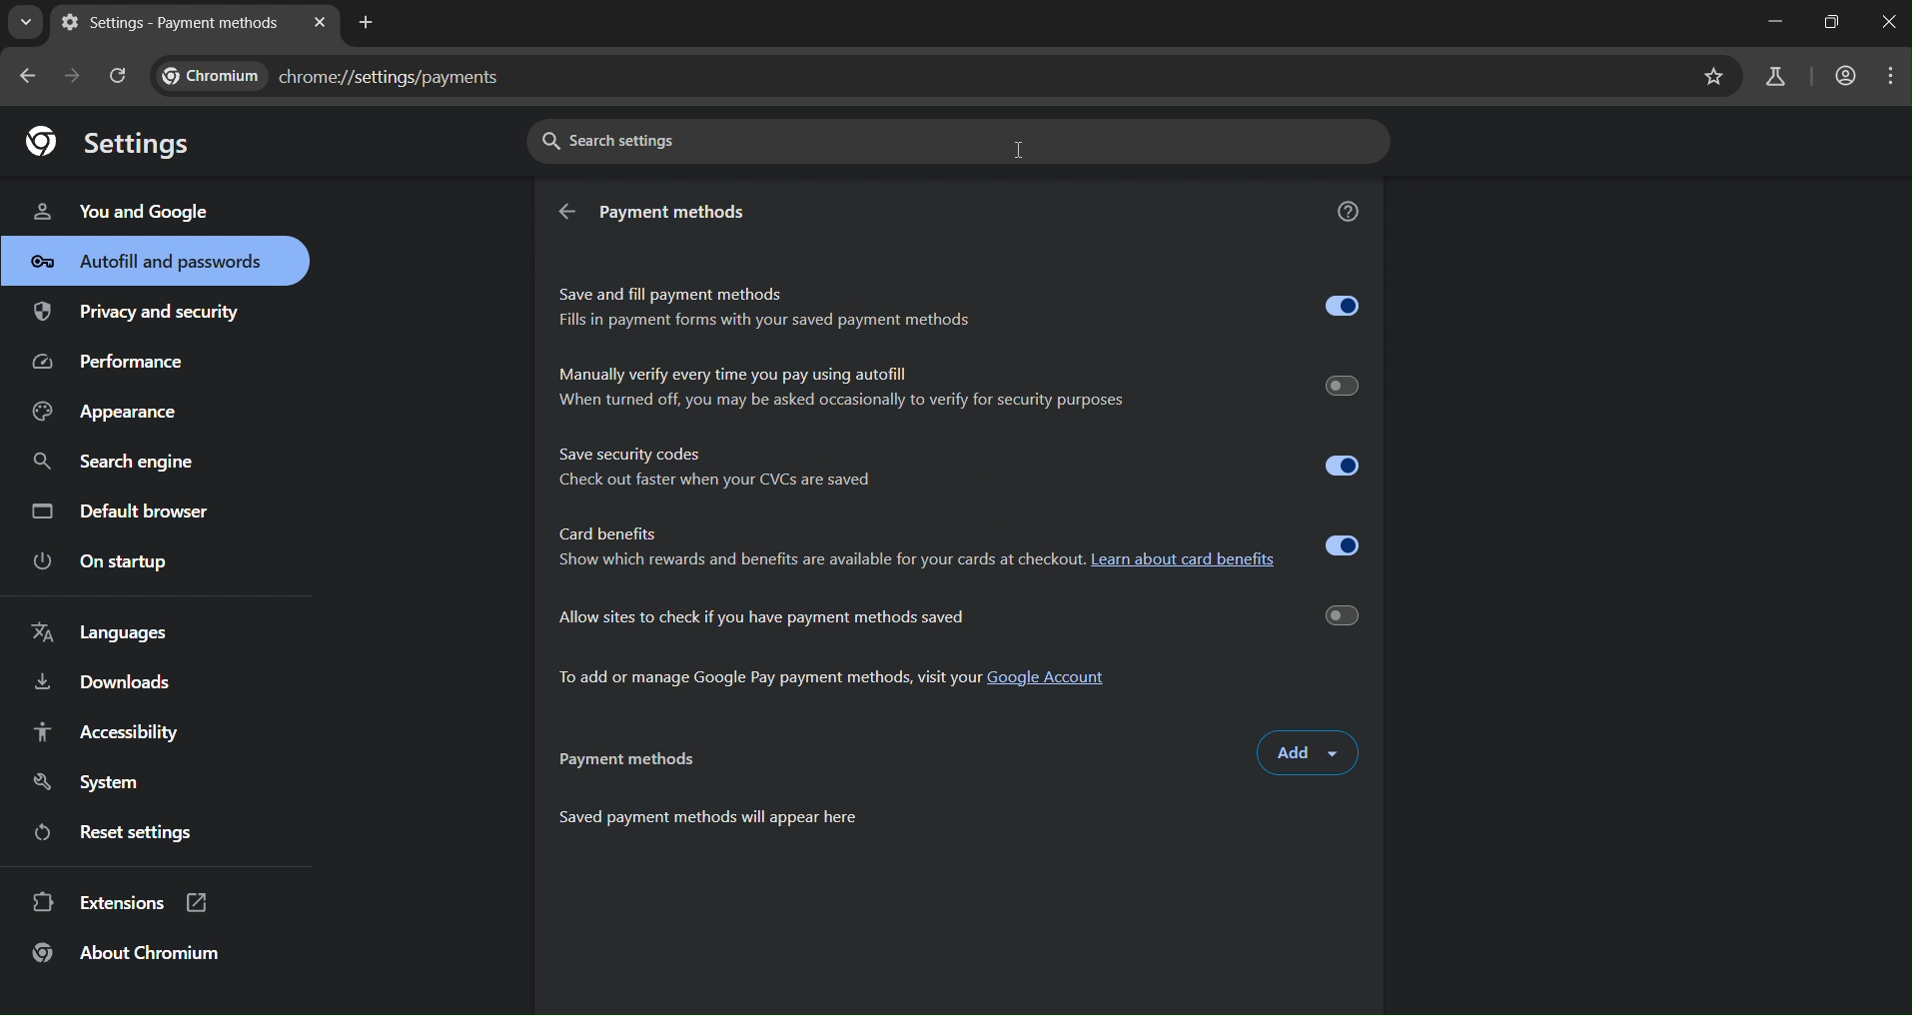 The image size is (1912, 1015). What do you see at coordinates (98, 562) in the screenshot?
I see `on startup` at bounding box center [98, 562].